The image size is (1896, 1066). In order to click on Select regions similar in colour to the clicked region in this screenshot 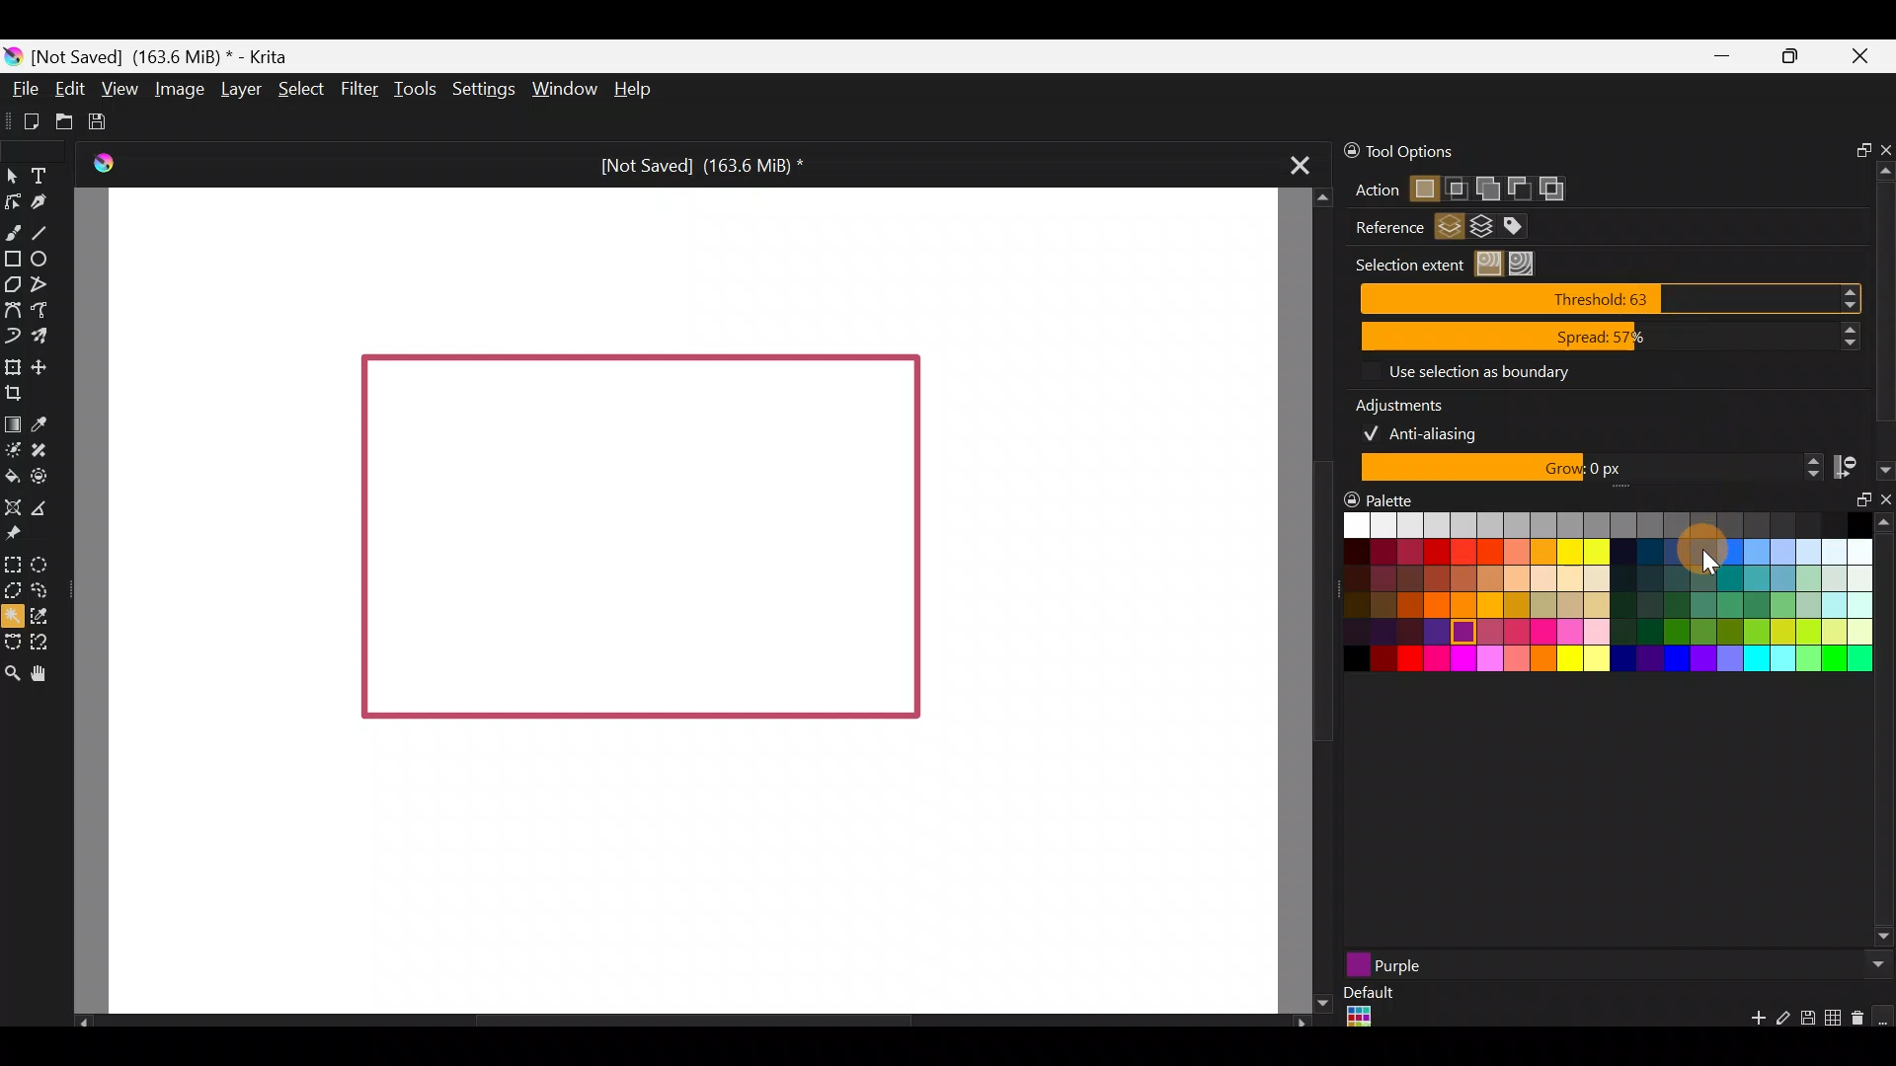, I will do `click(1492, 265)`.